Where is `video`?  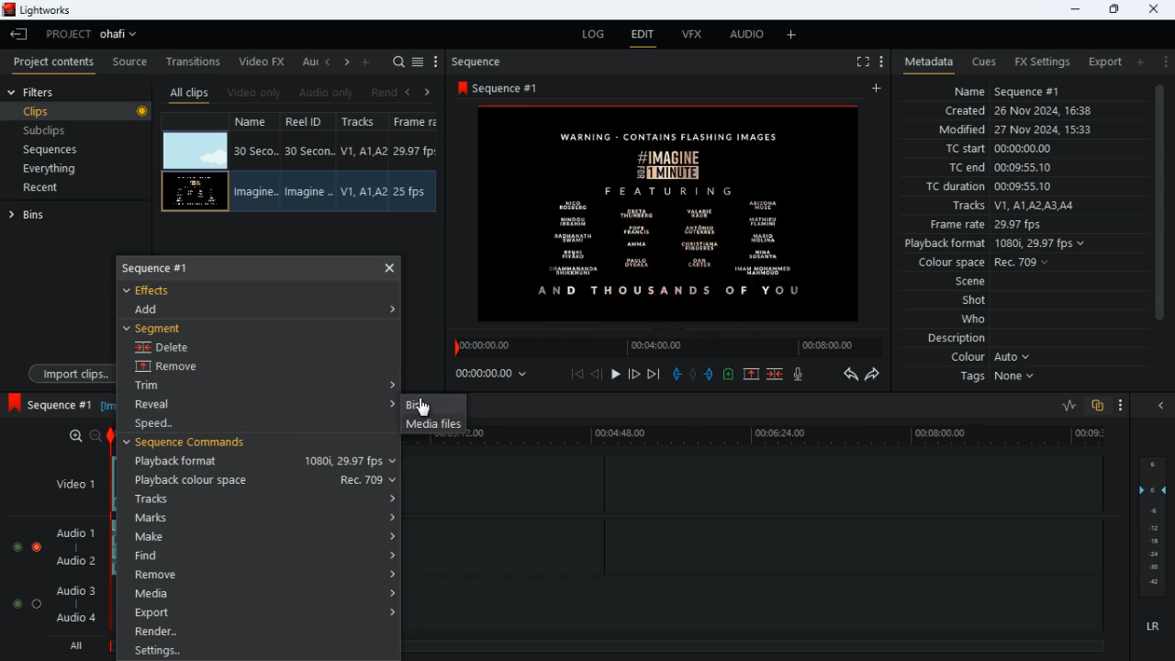 video is located at coordinates (196, 149).